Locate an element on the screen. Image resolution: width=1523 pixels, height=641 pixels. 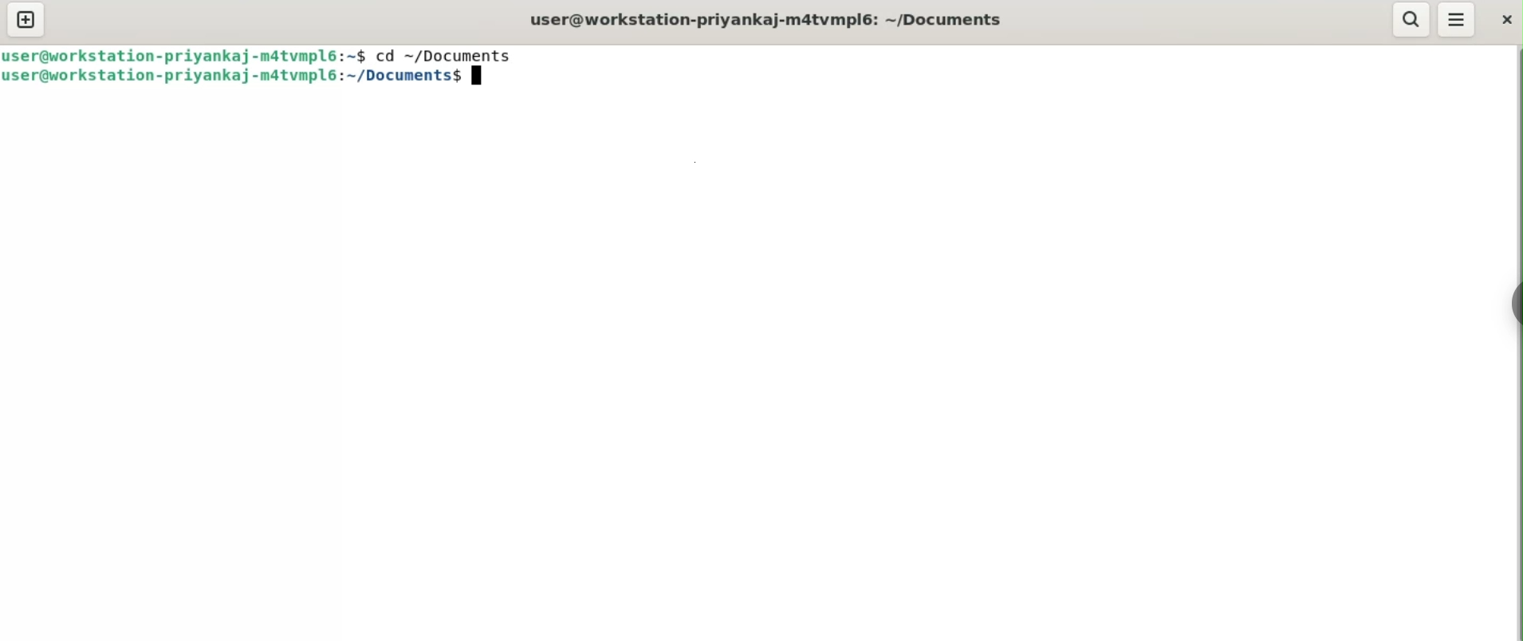
new tab is located at coordinates (26, 21).